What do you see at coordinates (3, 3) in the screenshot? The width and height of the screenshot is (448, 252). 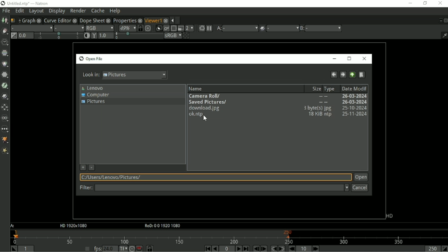 I see `logo` at bounding box center [3, 3].